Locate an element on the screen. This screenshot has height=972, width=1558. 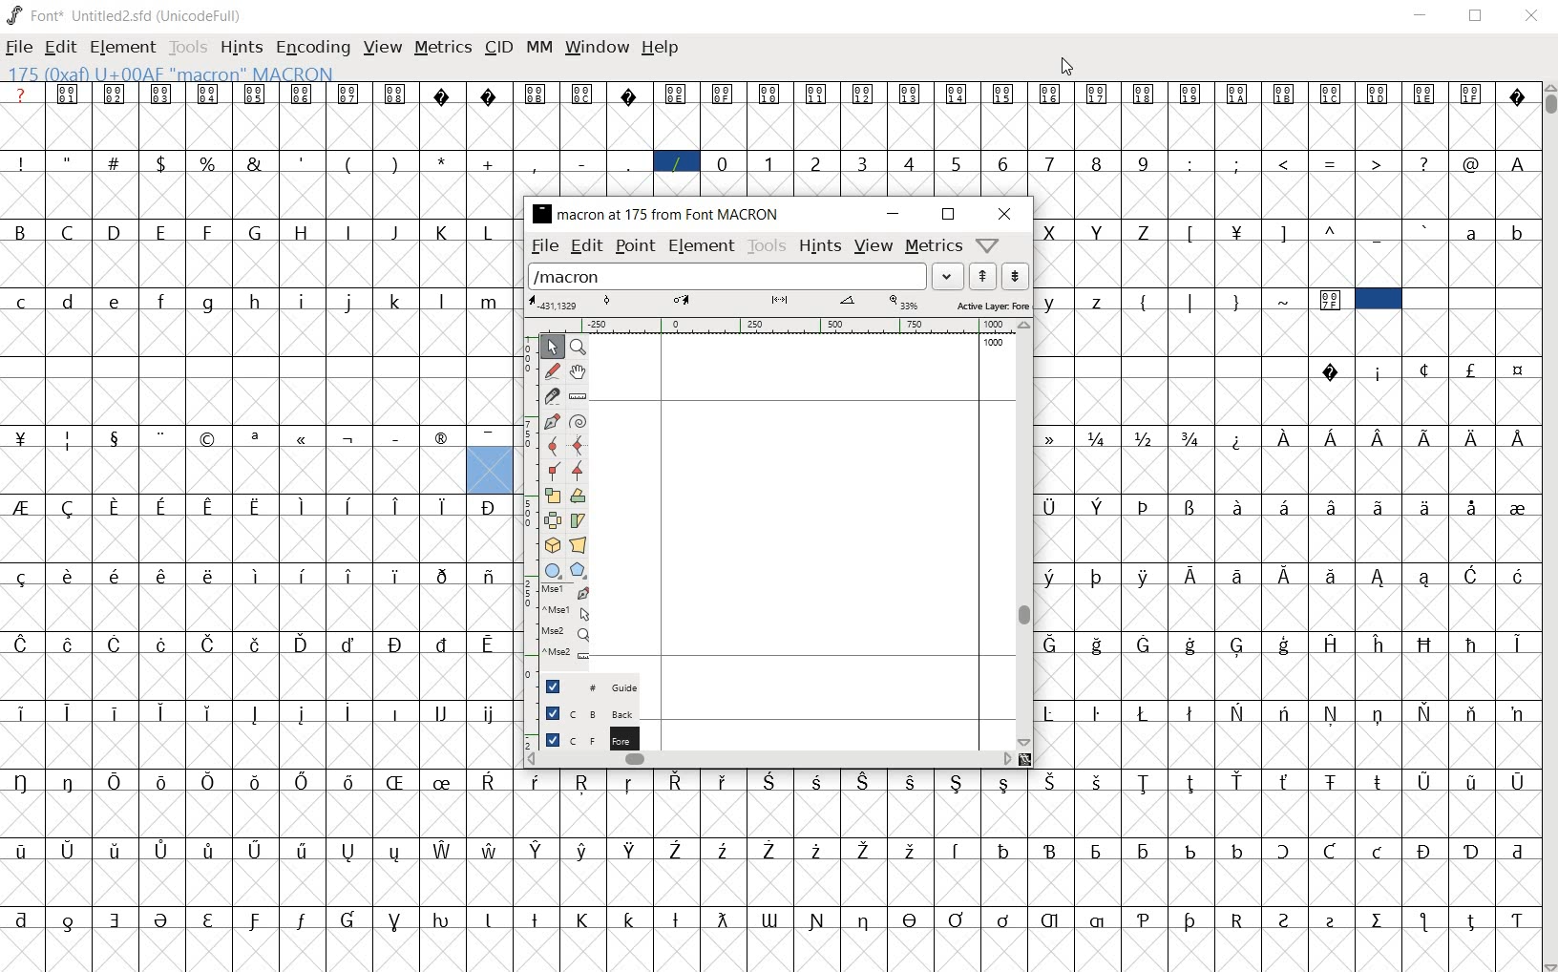
Symbol is located at coordinates (1284, 436).